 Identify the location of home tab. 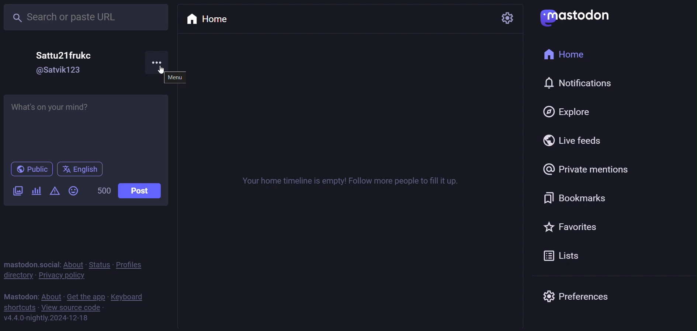
(211, 17).